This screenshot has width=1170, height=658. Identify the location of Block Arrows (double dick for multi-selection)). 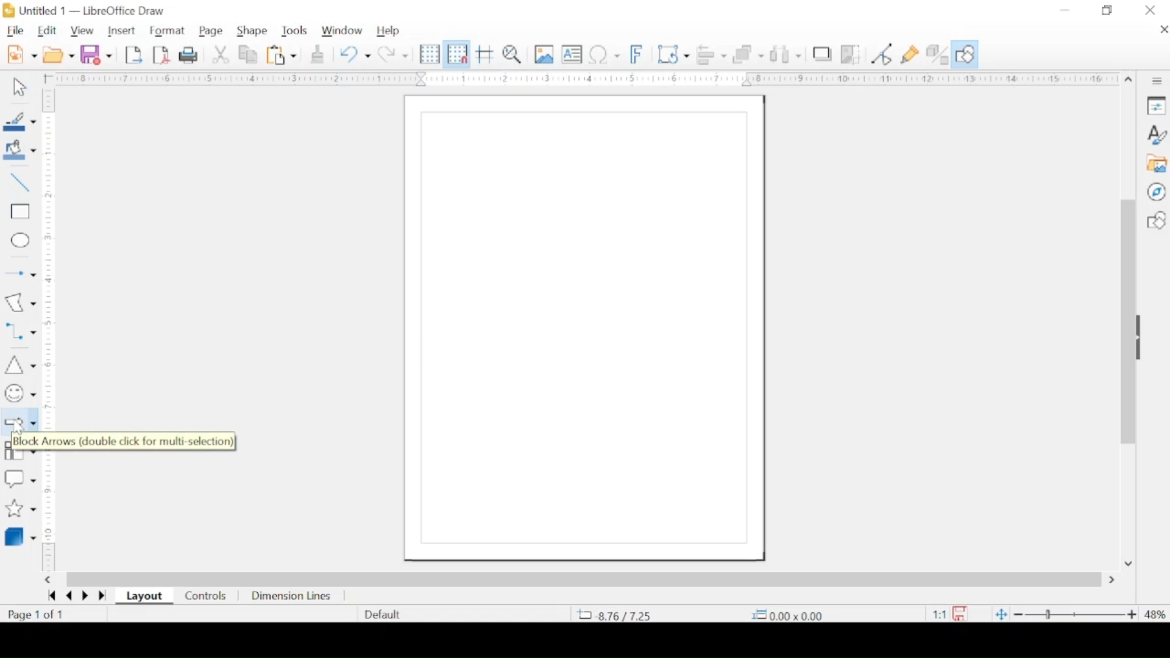
(123, 441).